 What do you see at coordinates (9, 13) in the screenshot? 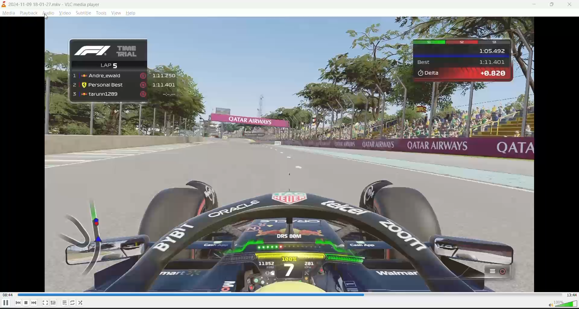
I see `media` at bounding box center [9, 13].